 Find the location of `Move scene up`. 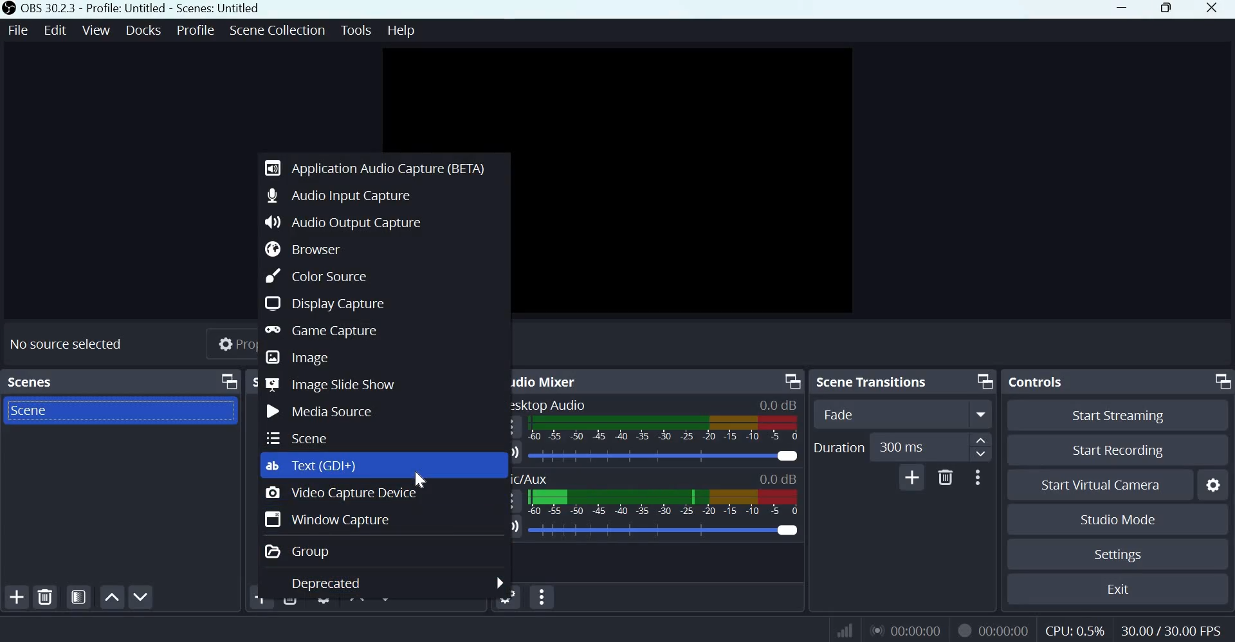

Move scene up is located at coordinates (111, 597).